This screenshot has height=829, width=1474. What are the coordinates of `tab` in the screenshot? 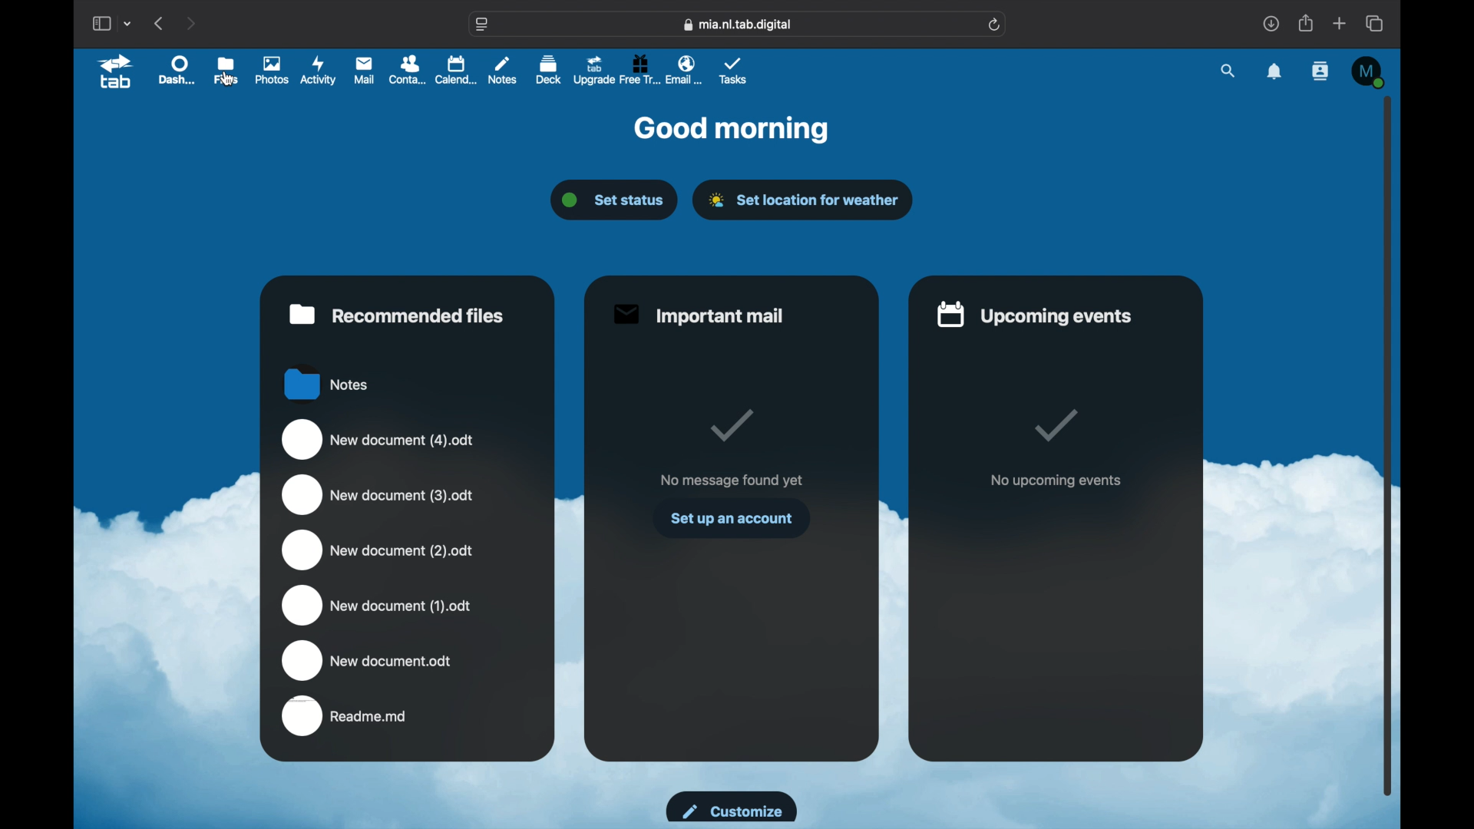 It's located at (116, 73).